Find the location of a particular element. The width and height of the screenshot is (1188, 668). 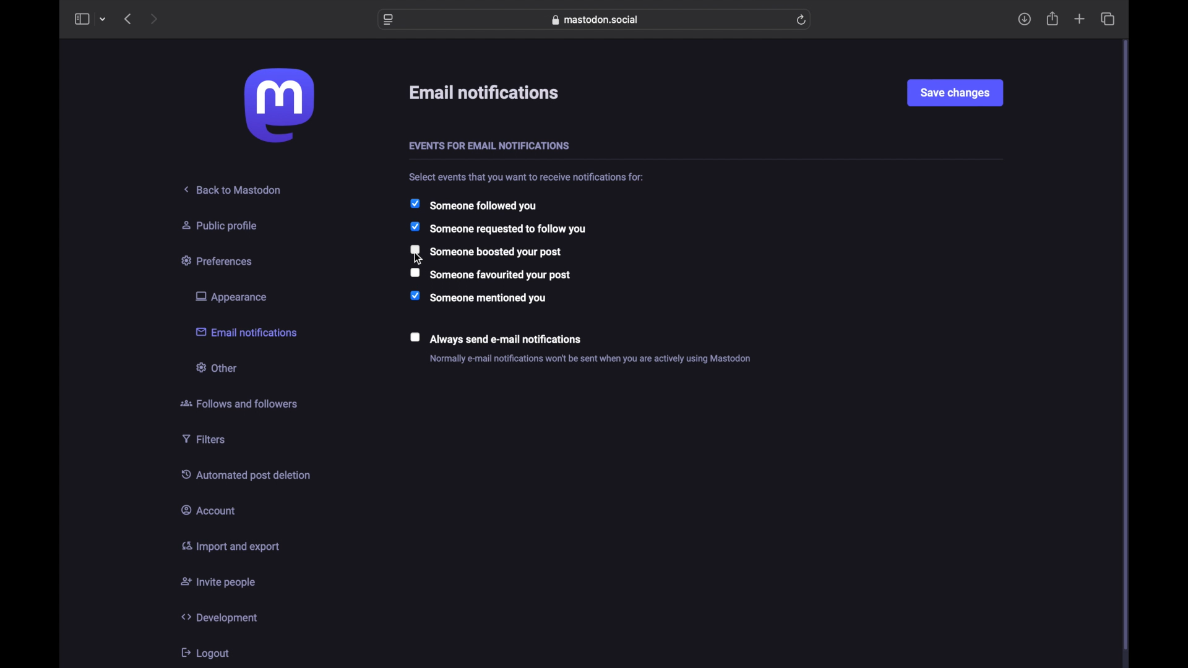

account is located at coordinates (209, 509).